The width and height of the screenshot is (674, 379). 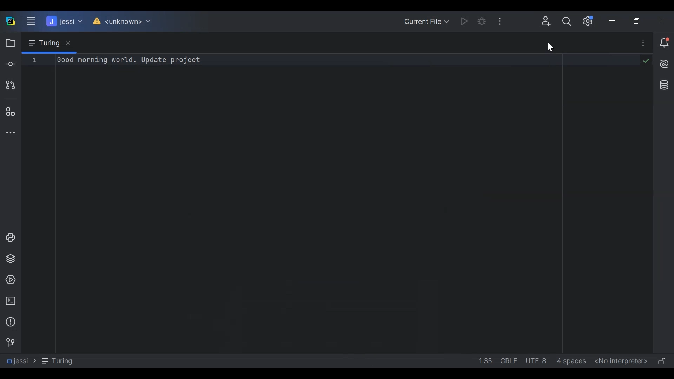 What do you see at coordinates (548, 46) in the screenshot?
I see `Cursor` at bounding box center [548, 46].